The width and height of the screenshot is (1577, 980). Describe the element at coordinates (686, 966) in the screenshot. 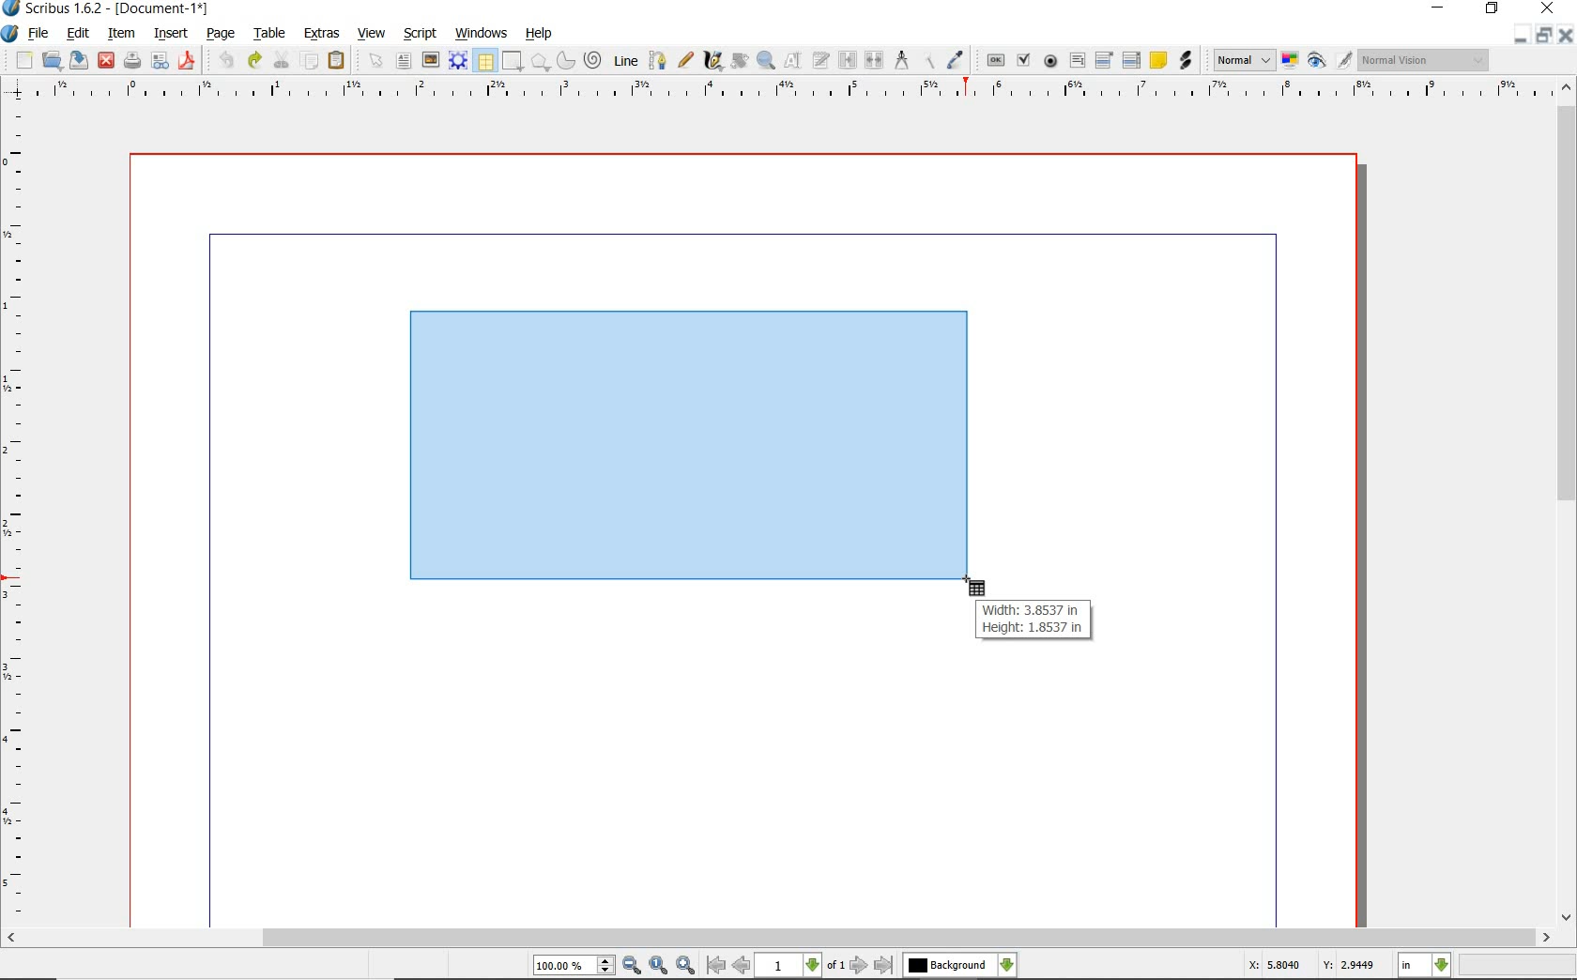

I see `zoom in` at that location.